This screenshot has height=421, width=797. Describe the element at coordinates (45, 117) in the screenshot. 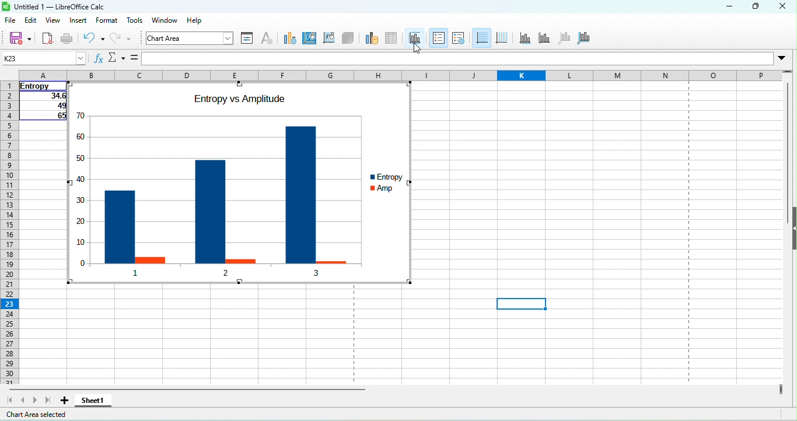

I see `65` at that location.